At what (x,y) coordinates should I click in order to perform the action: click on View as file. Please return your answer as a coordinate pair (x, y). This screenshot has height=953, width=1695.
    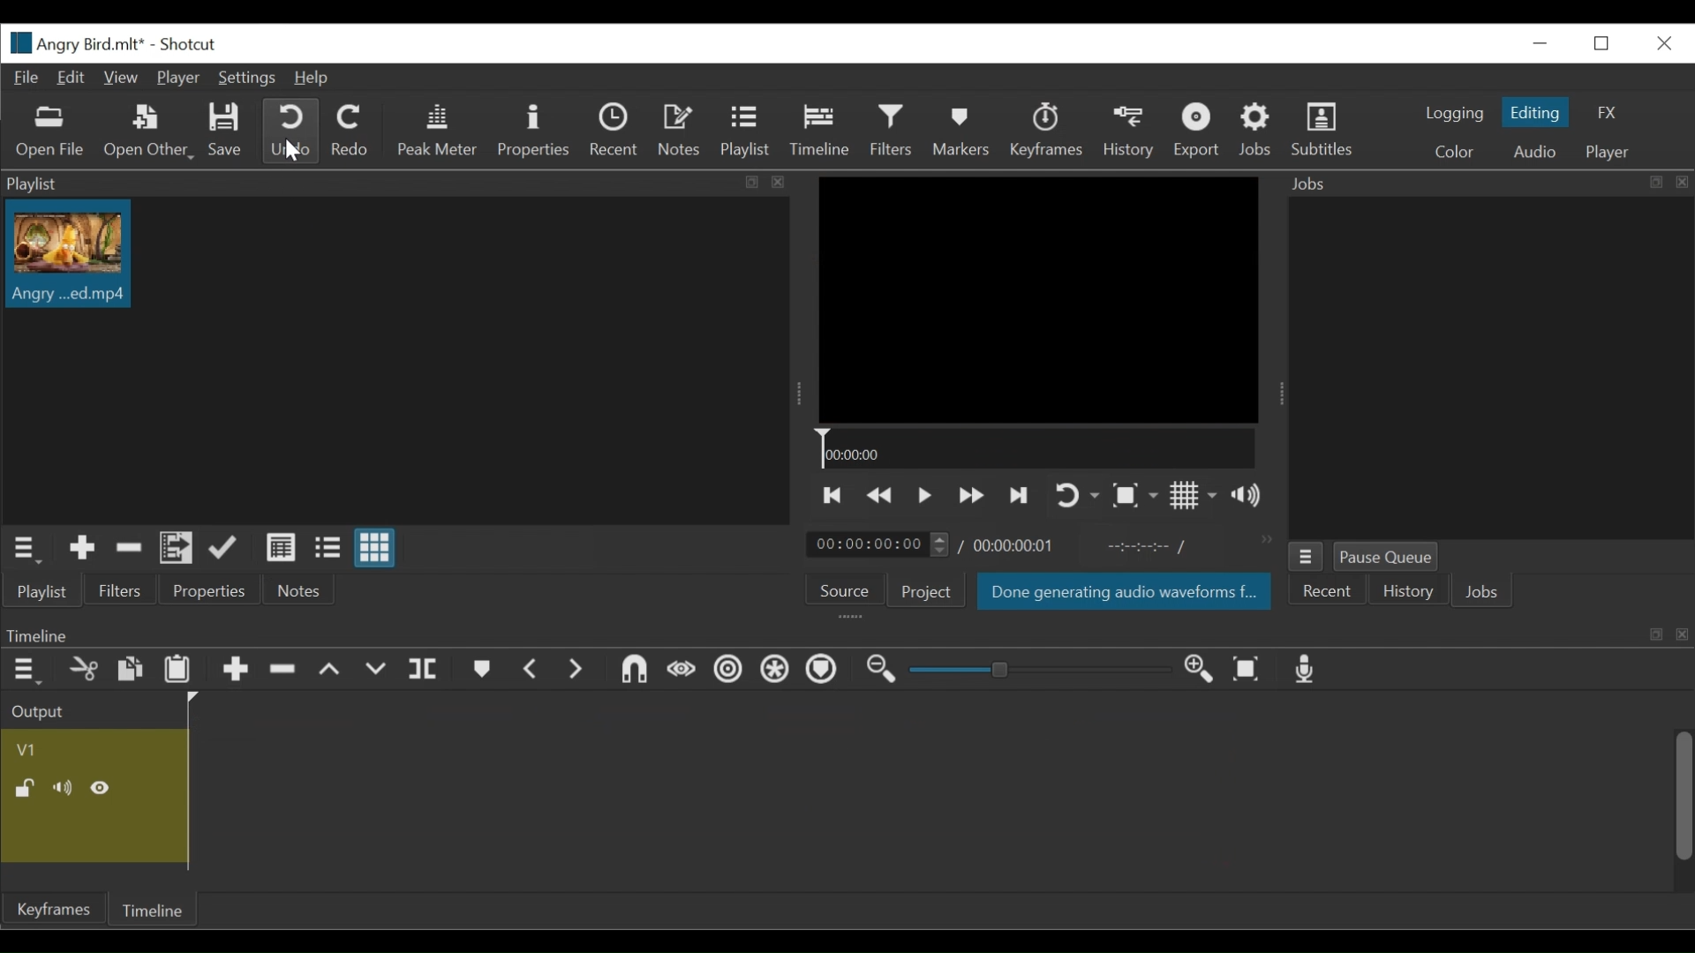
    Looking at the image, I should click on (327, 548).